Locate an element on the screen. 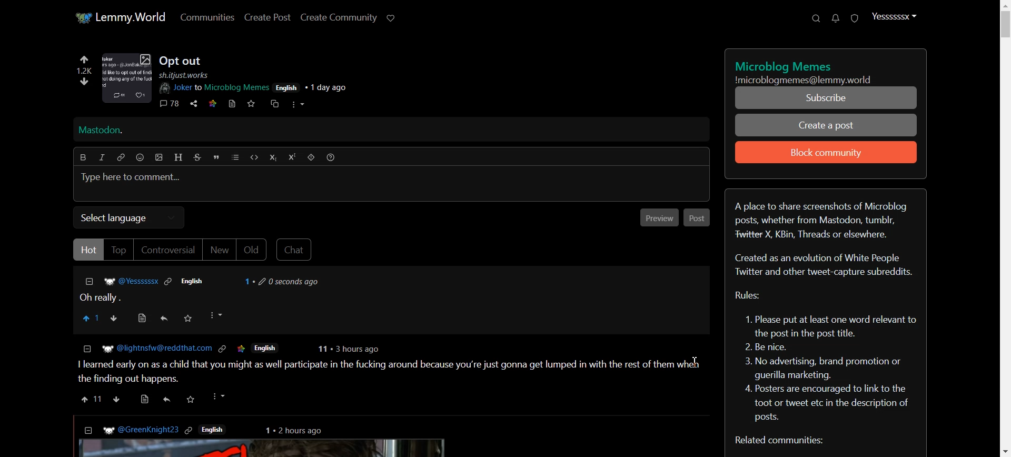 This screenshot has height=457, width=1011. Hyperlink is located at coordinates (122, 157).